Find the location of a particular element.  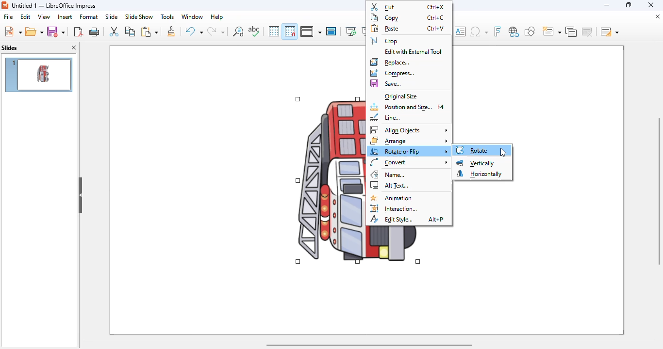

hide is located at coordinates (80, 195).